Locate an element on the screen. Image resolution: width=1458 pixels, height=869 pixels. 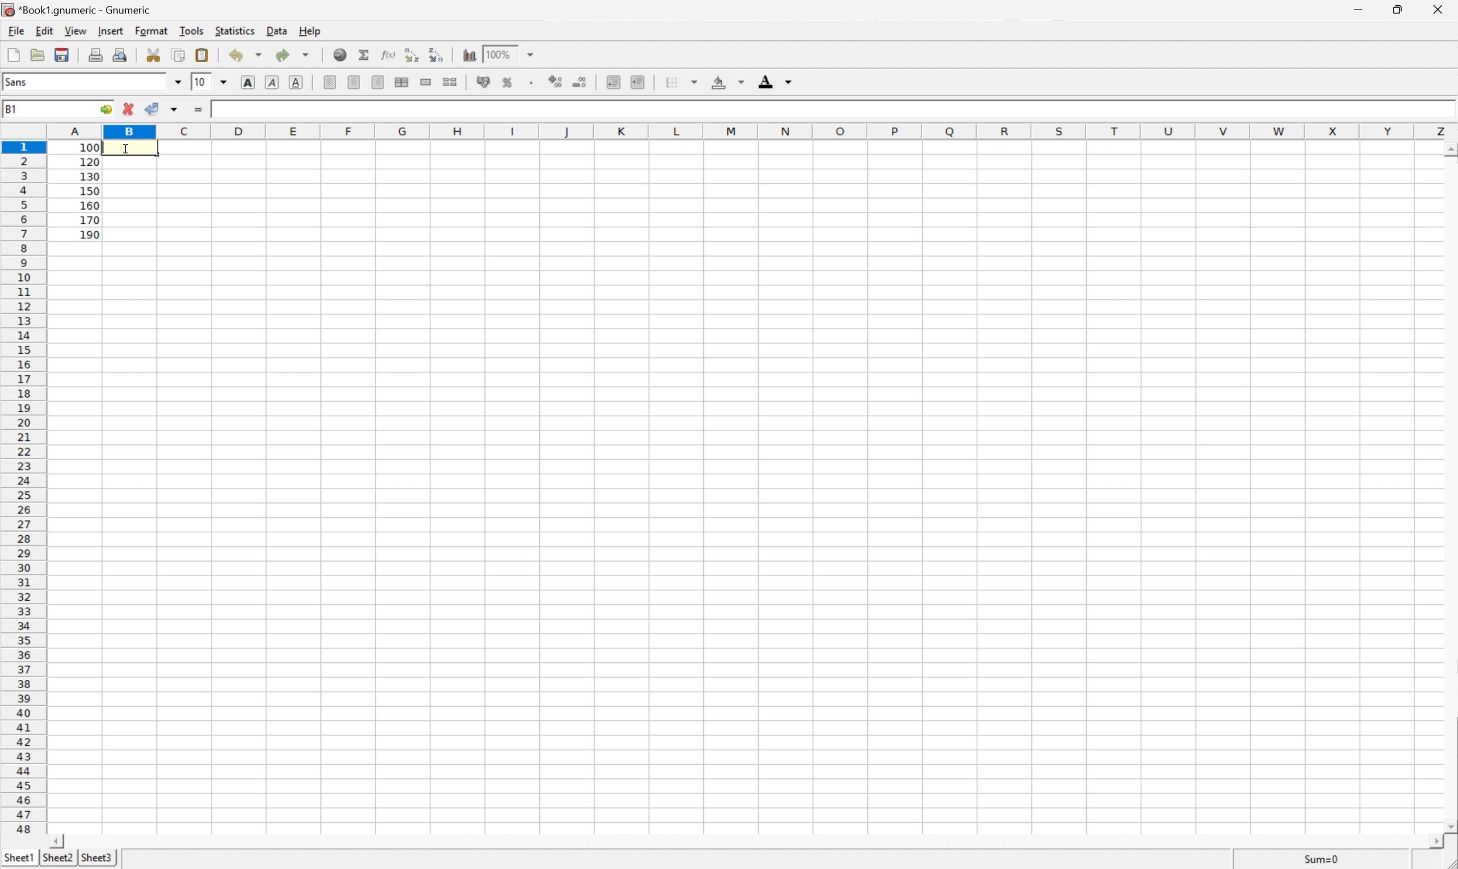
Statistics is located at coordinates (235, 30).